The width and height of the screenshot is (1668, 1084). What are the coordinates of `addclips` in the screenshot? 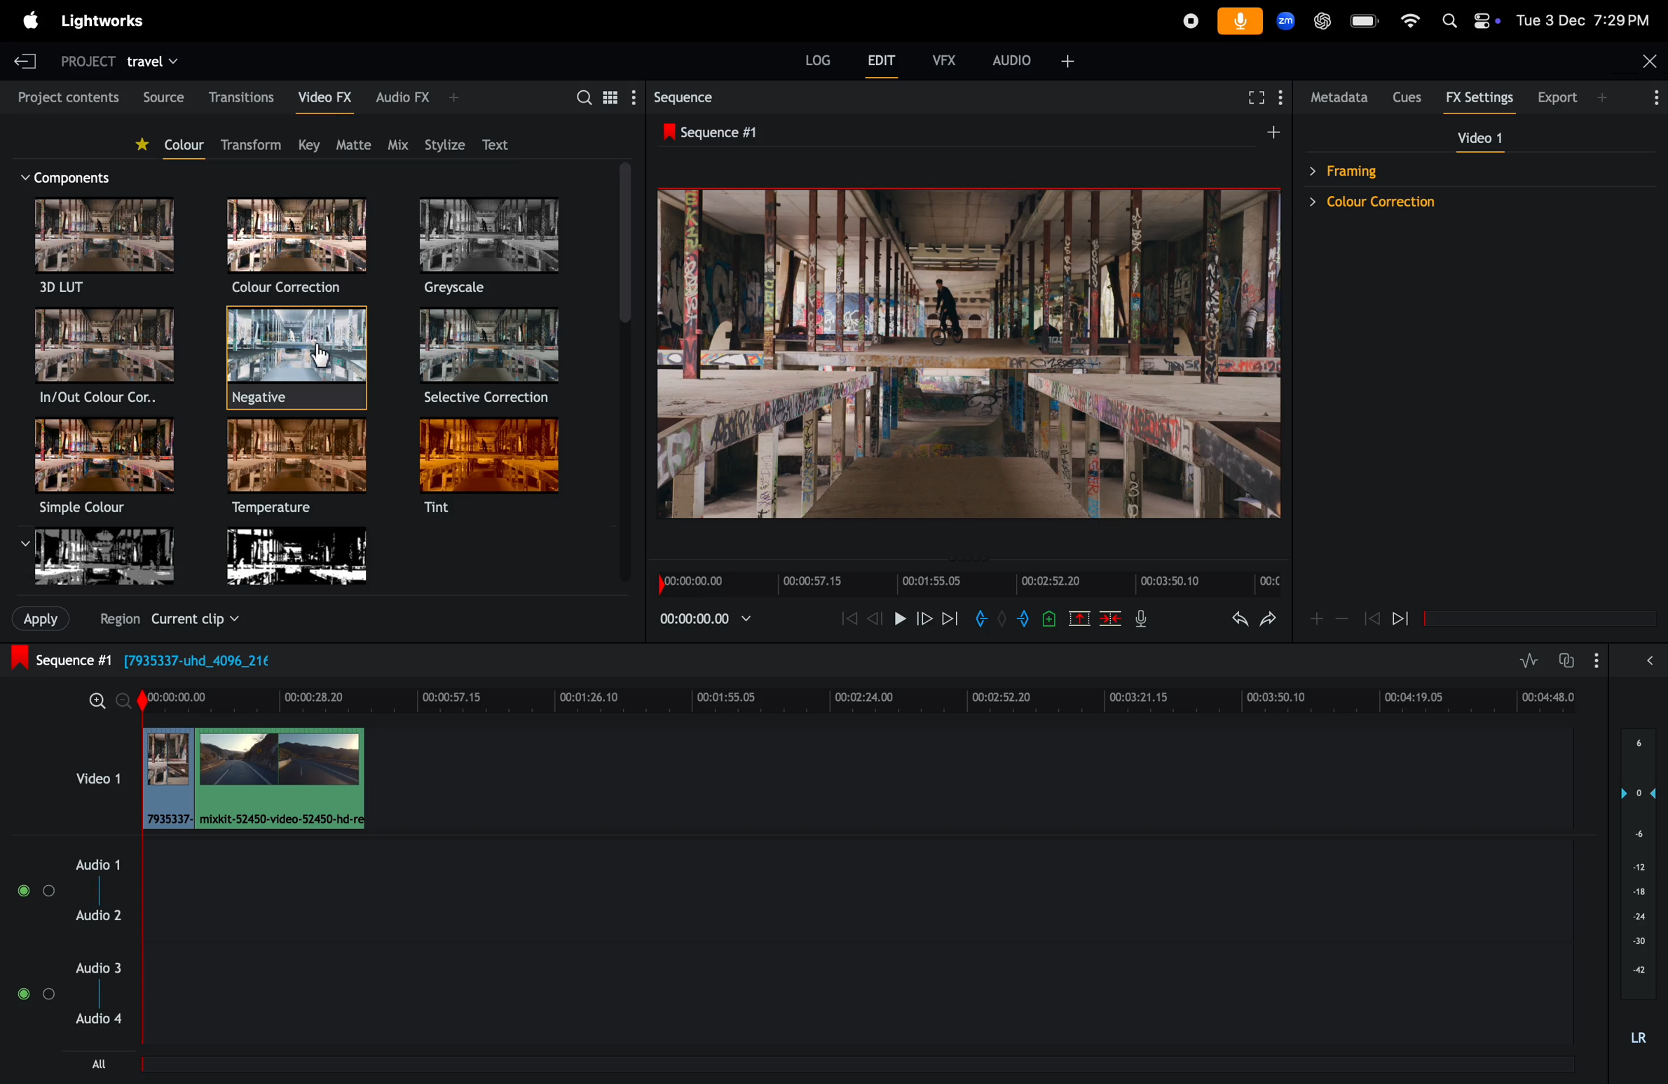 It's located at (252, 779).